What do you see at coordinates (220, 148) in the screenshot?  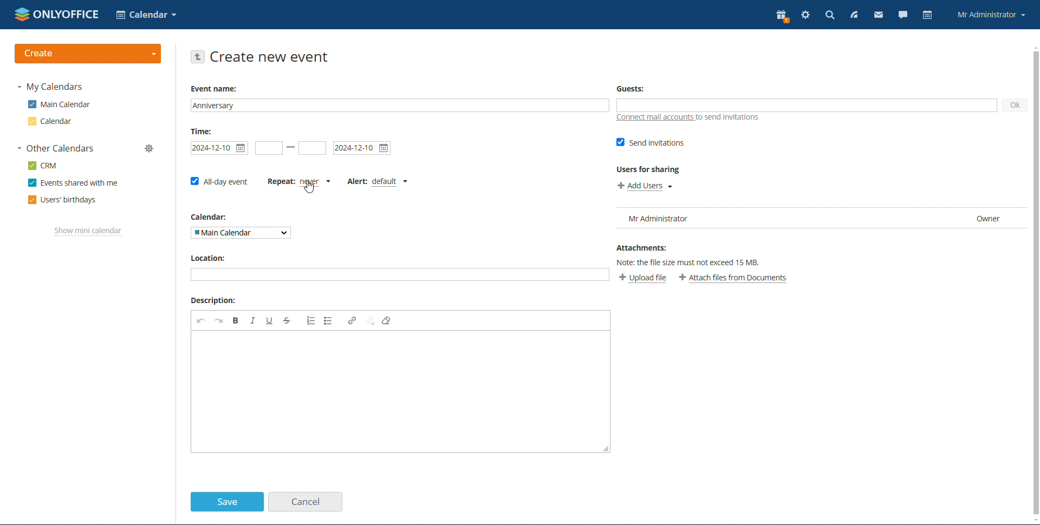 I see `start time` at bounding box center [220, 148].